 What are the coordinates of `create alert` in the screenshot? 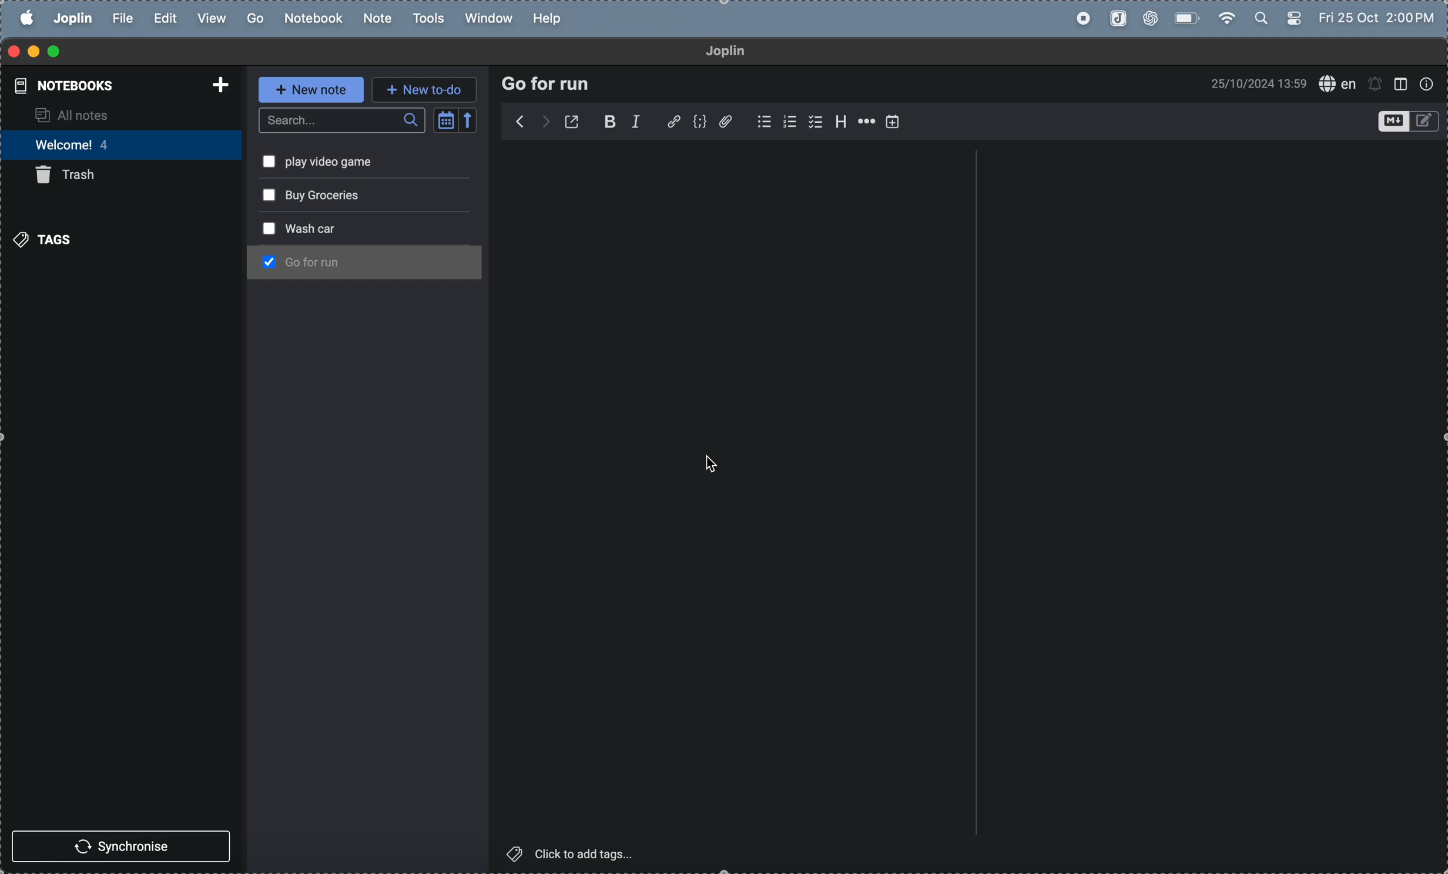 It's located at (1377, 83).